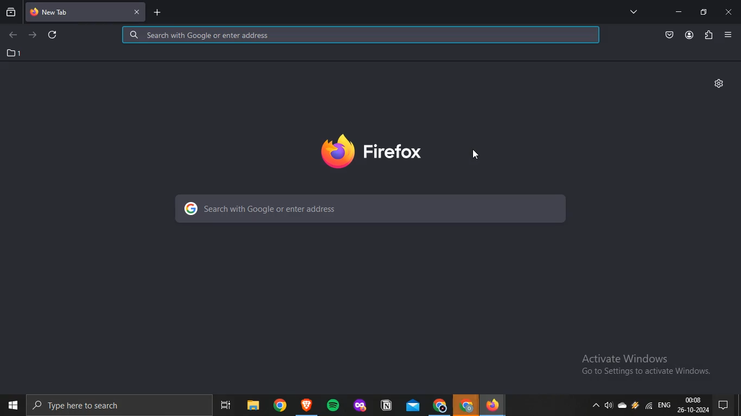 This screenshot has height=416, width=741. Describe the element at coordinates (34, 36) in the screenshot. I see `forward` at that location.